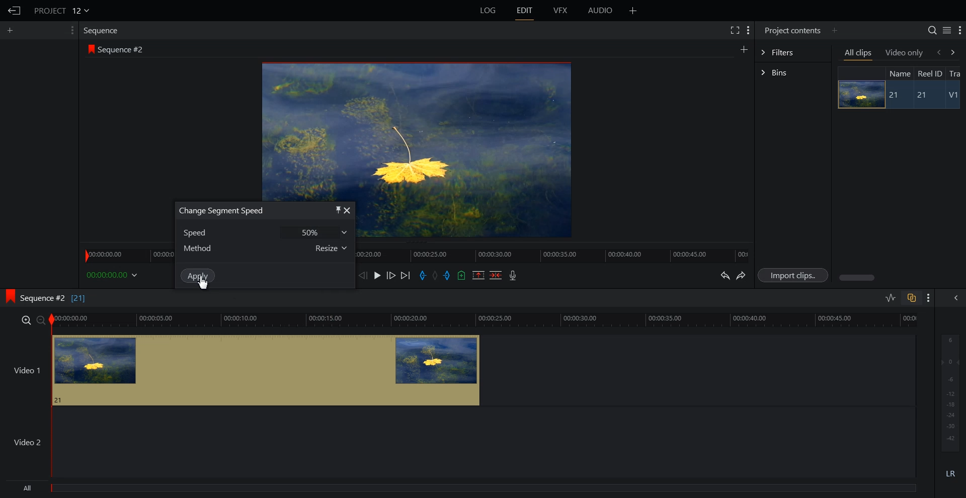 The width and height of the screenshot is (966, 498). What do you see at coordinates (748, 30) in the screenshot?
I see `Show setting menu` at bounding box center [748, 30].